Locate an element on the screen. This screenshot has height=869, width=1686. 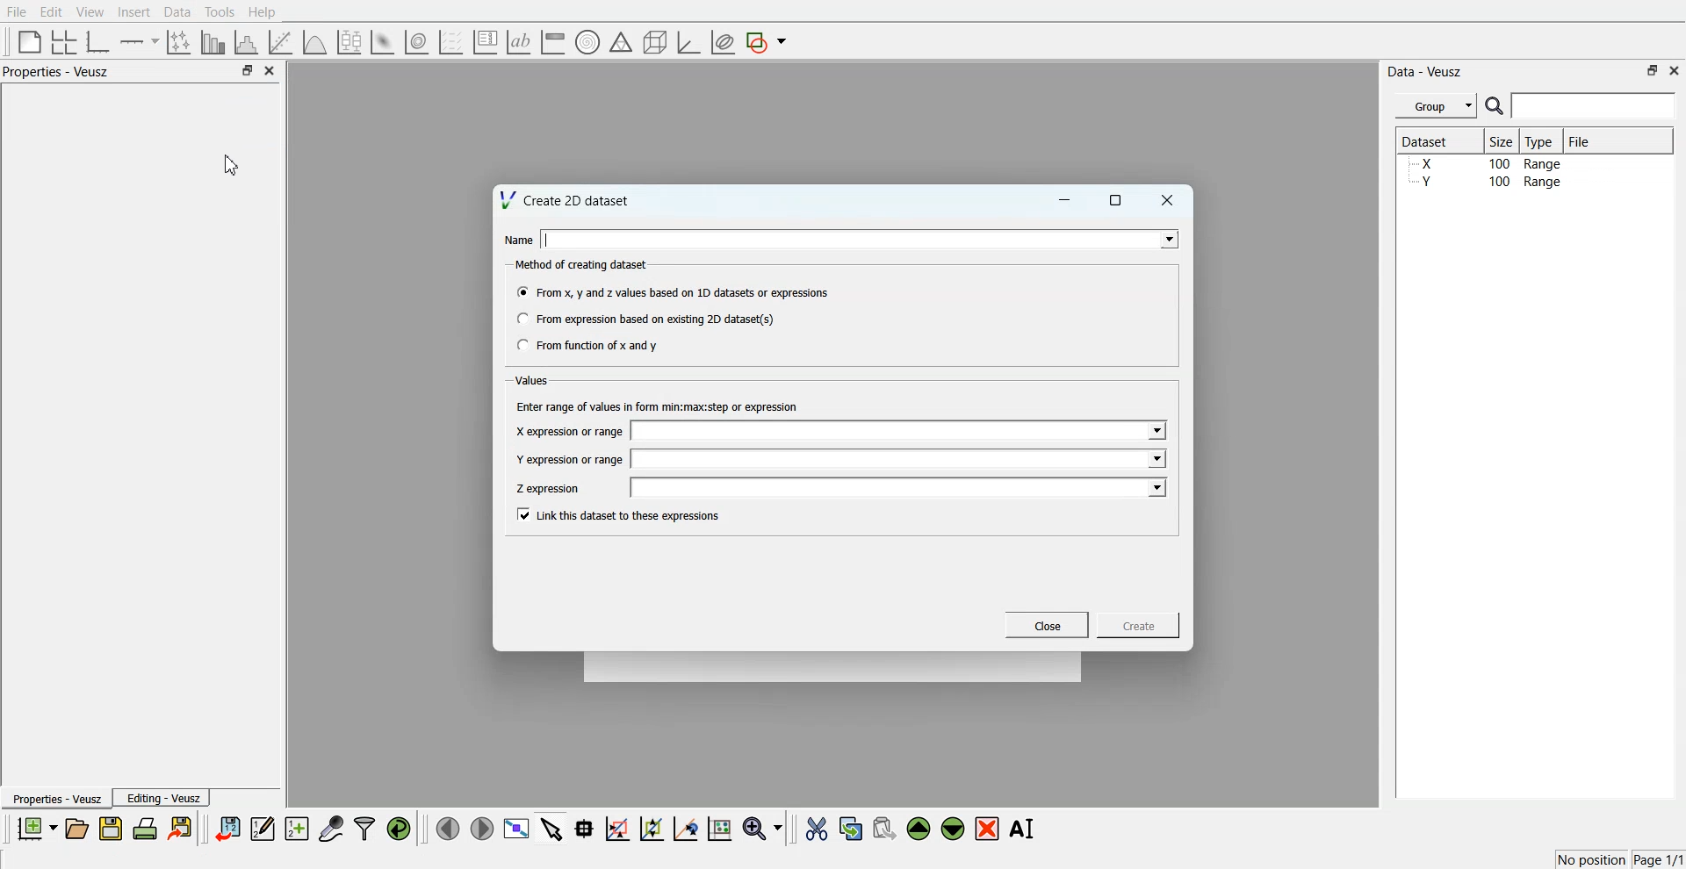
Click to reset graph axes is located at coordinates (719, 827).